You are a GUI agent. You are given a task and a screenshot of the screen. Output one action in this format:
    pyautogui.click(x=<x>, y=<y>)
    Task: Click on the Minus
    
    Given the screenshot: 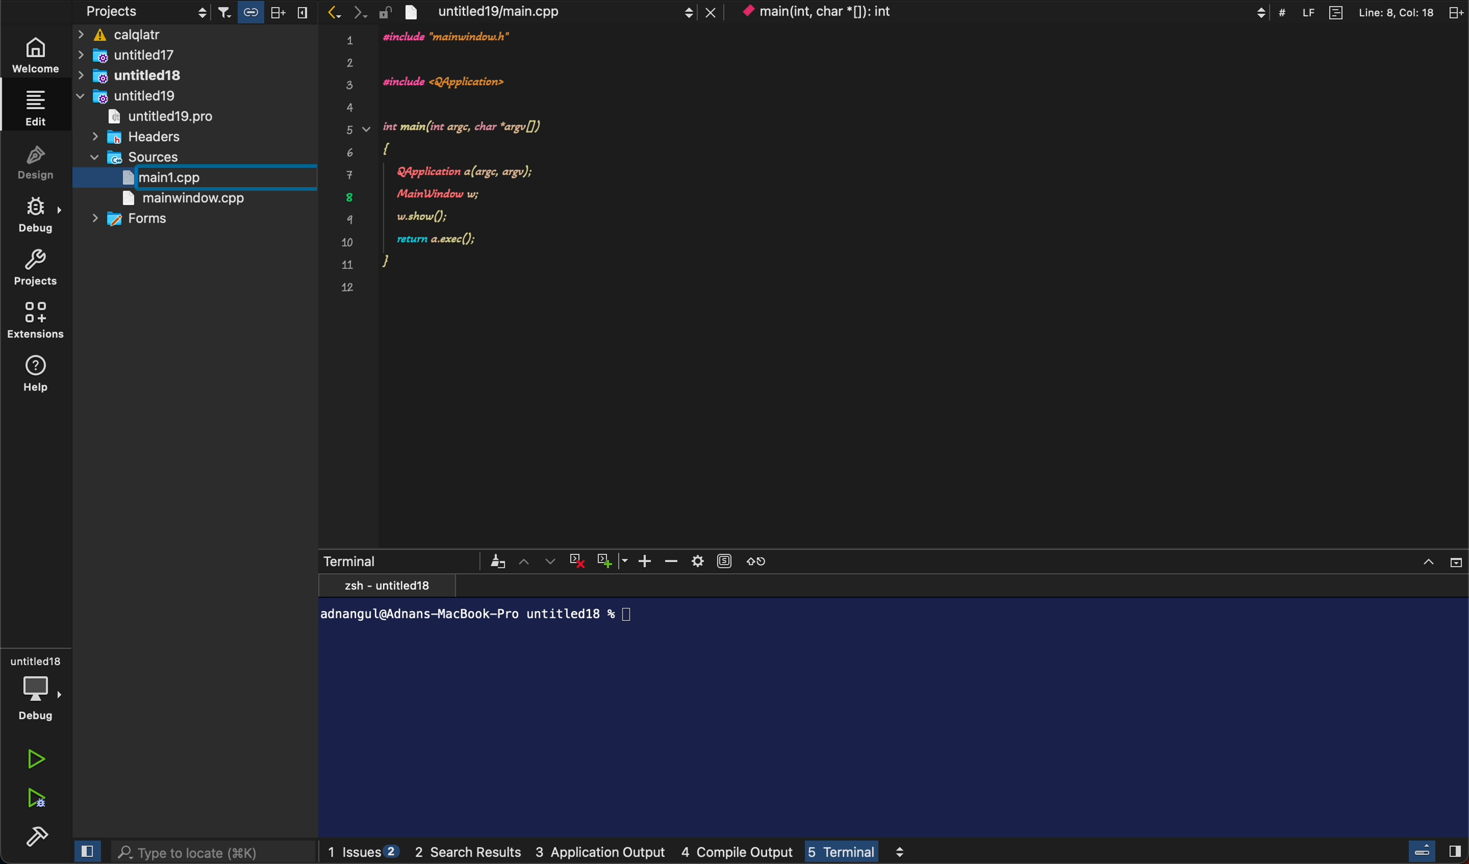 What is the action you would take?
    pyautogui.click(x=672, y=560)
    